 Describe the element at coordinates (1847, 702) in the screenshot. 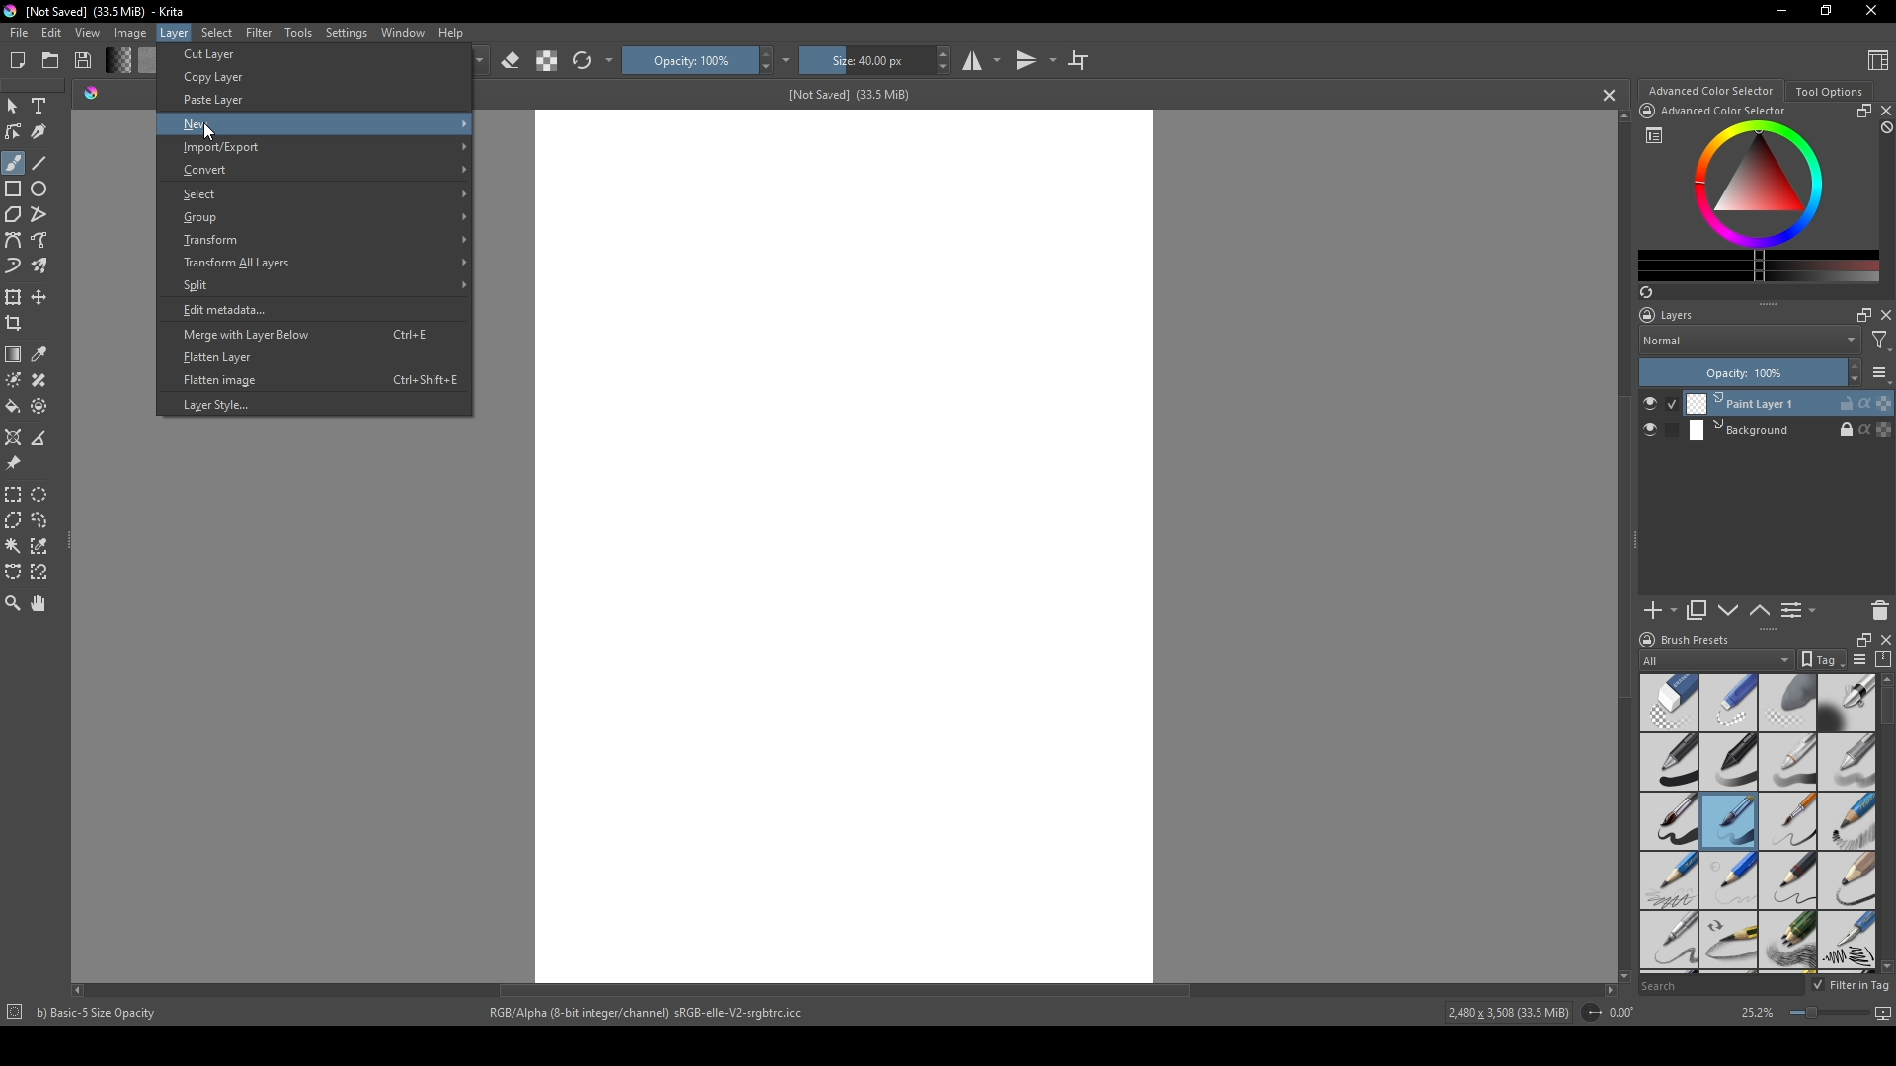

I see `blending tool` at that location.